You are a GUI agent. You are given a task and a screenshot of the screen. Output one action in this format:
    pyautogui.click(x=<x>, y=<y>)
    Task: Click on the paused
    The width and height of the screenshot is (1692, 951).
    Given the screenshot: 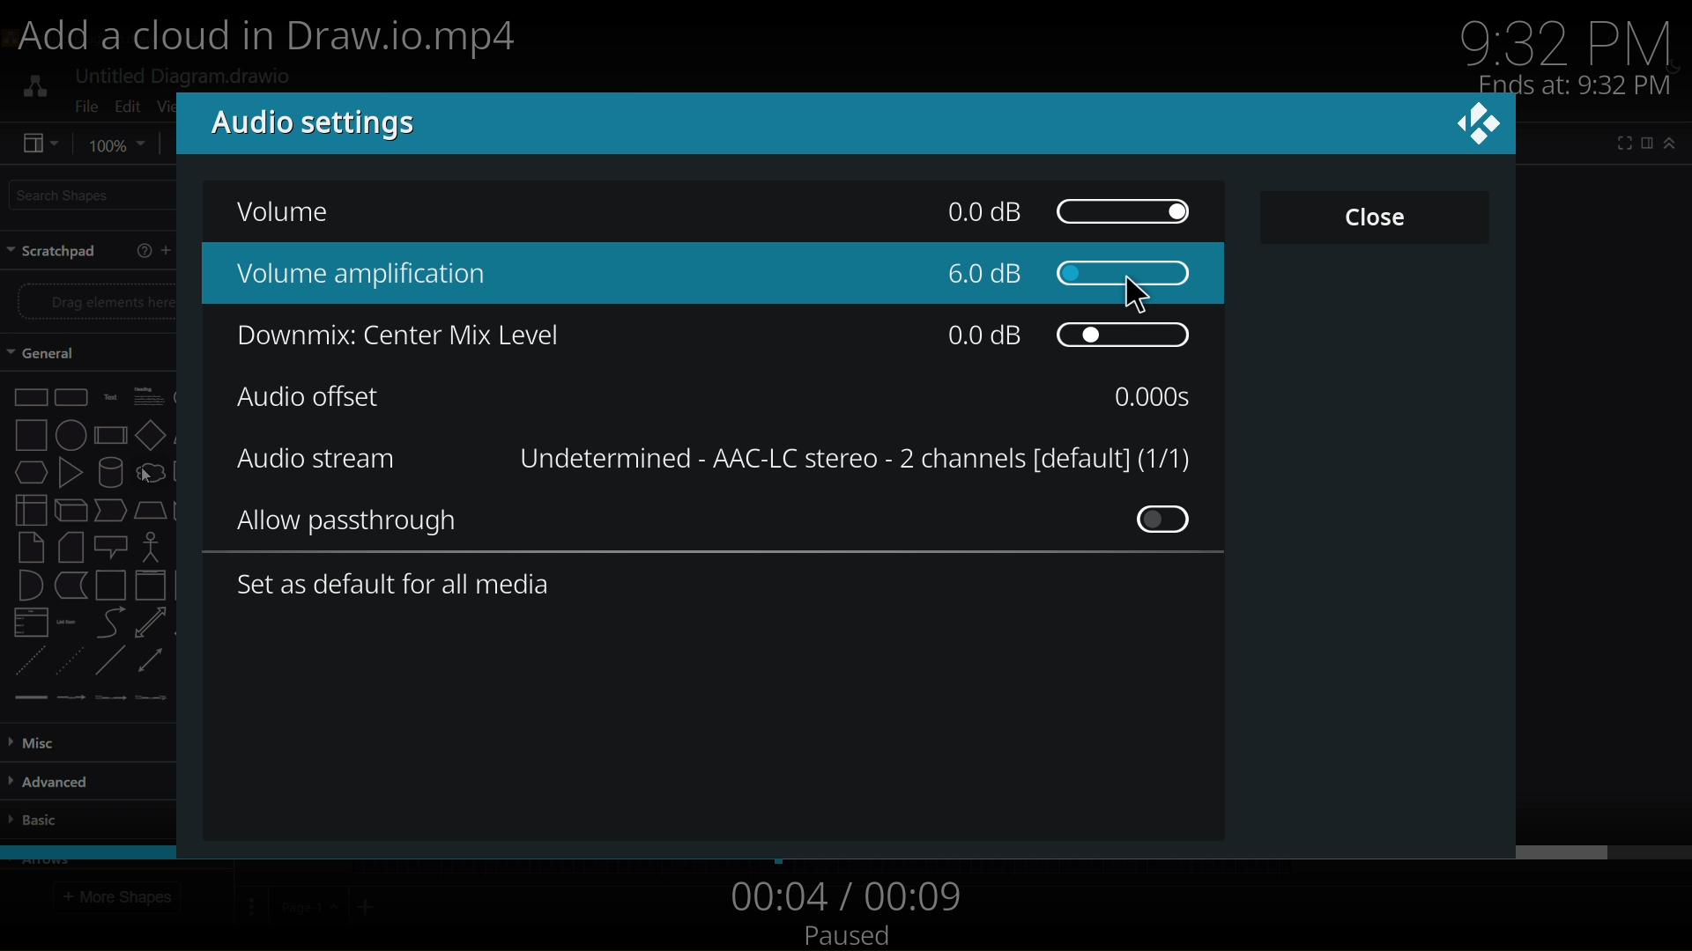 What is the action you would take?
    pyautogui.click(x=850, y=936)
    